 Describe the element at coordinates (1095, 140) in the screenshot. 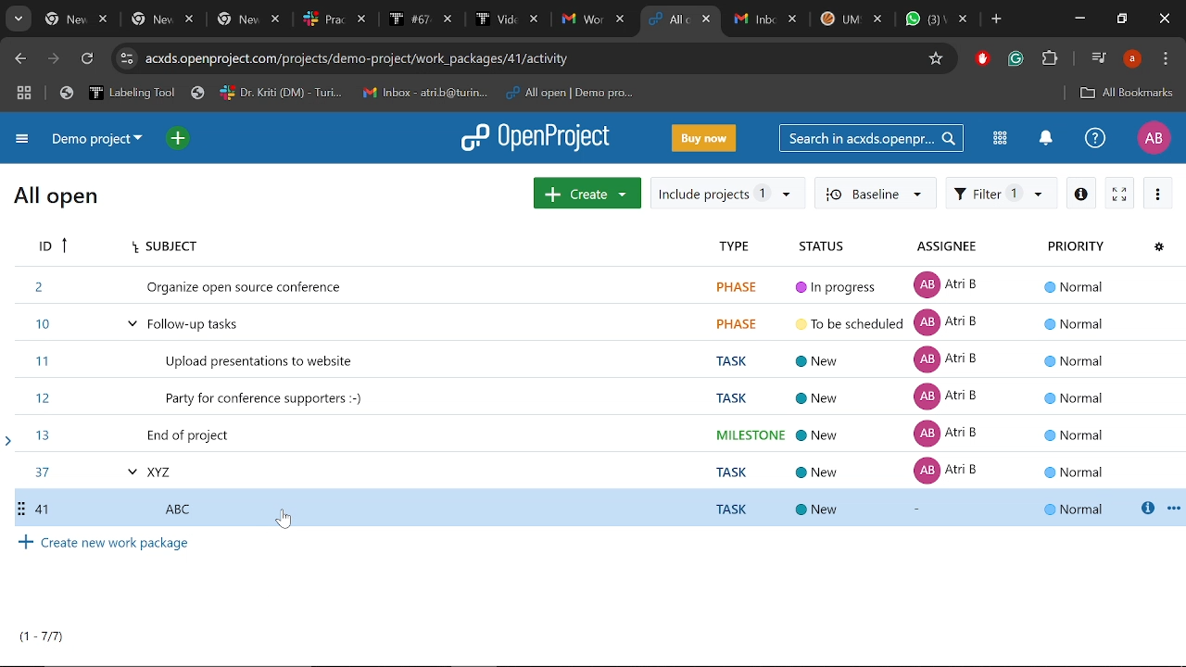

I see `Help` at that location.